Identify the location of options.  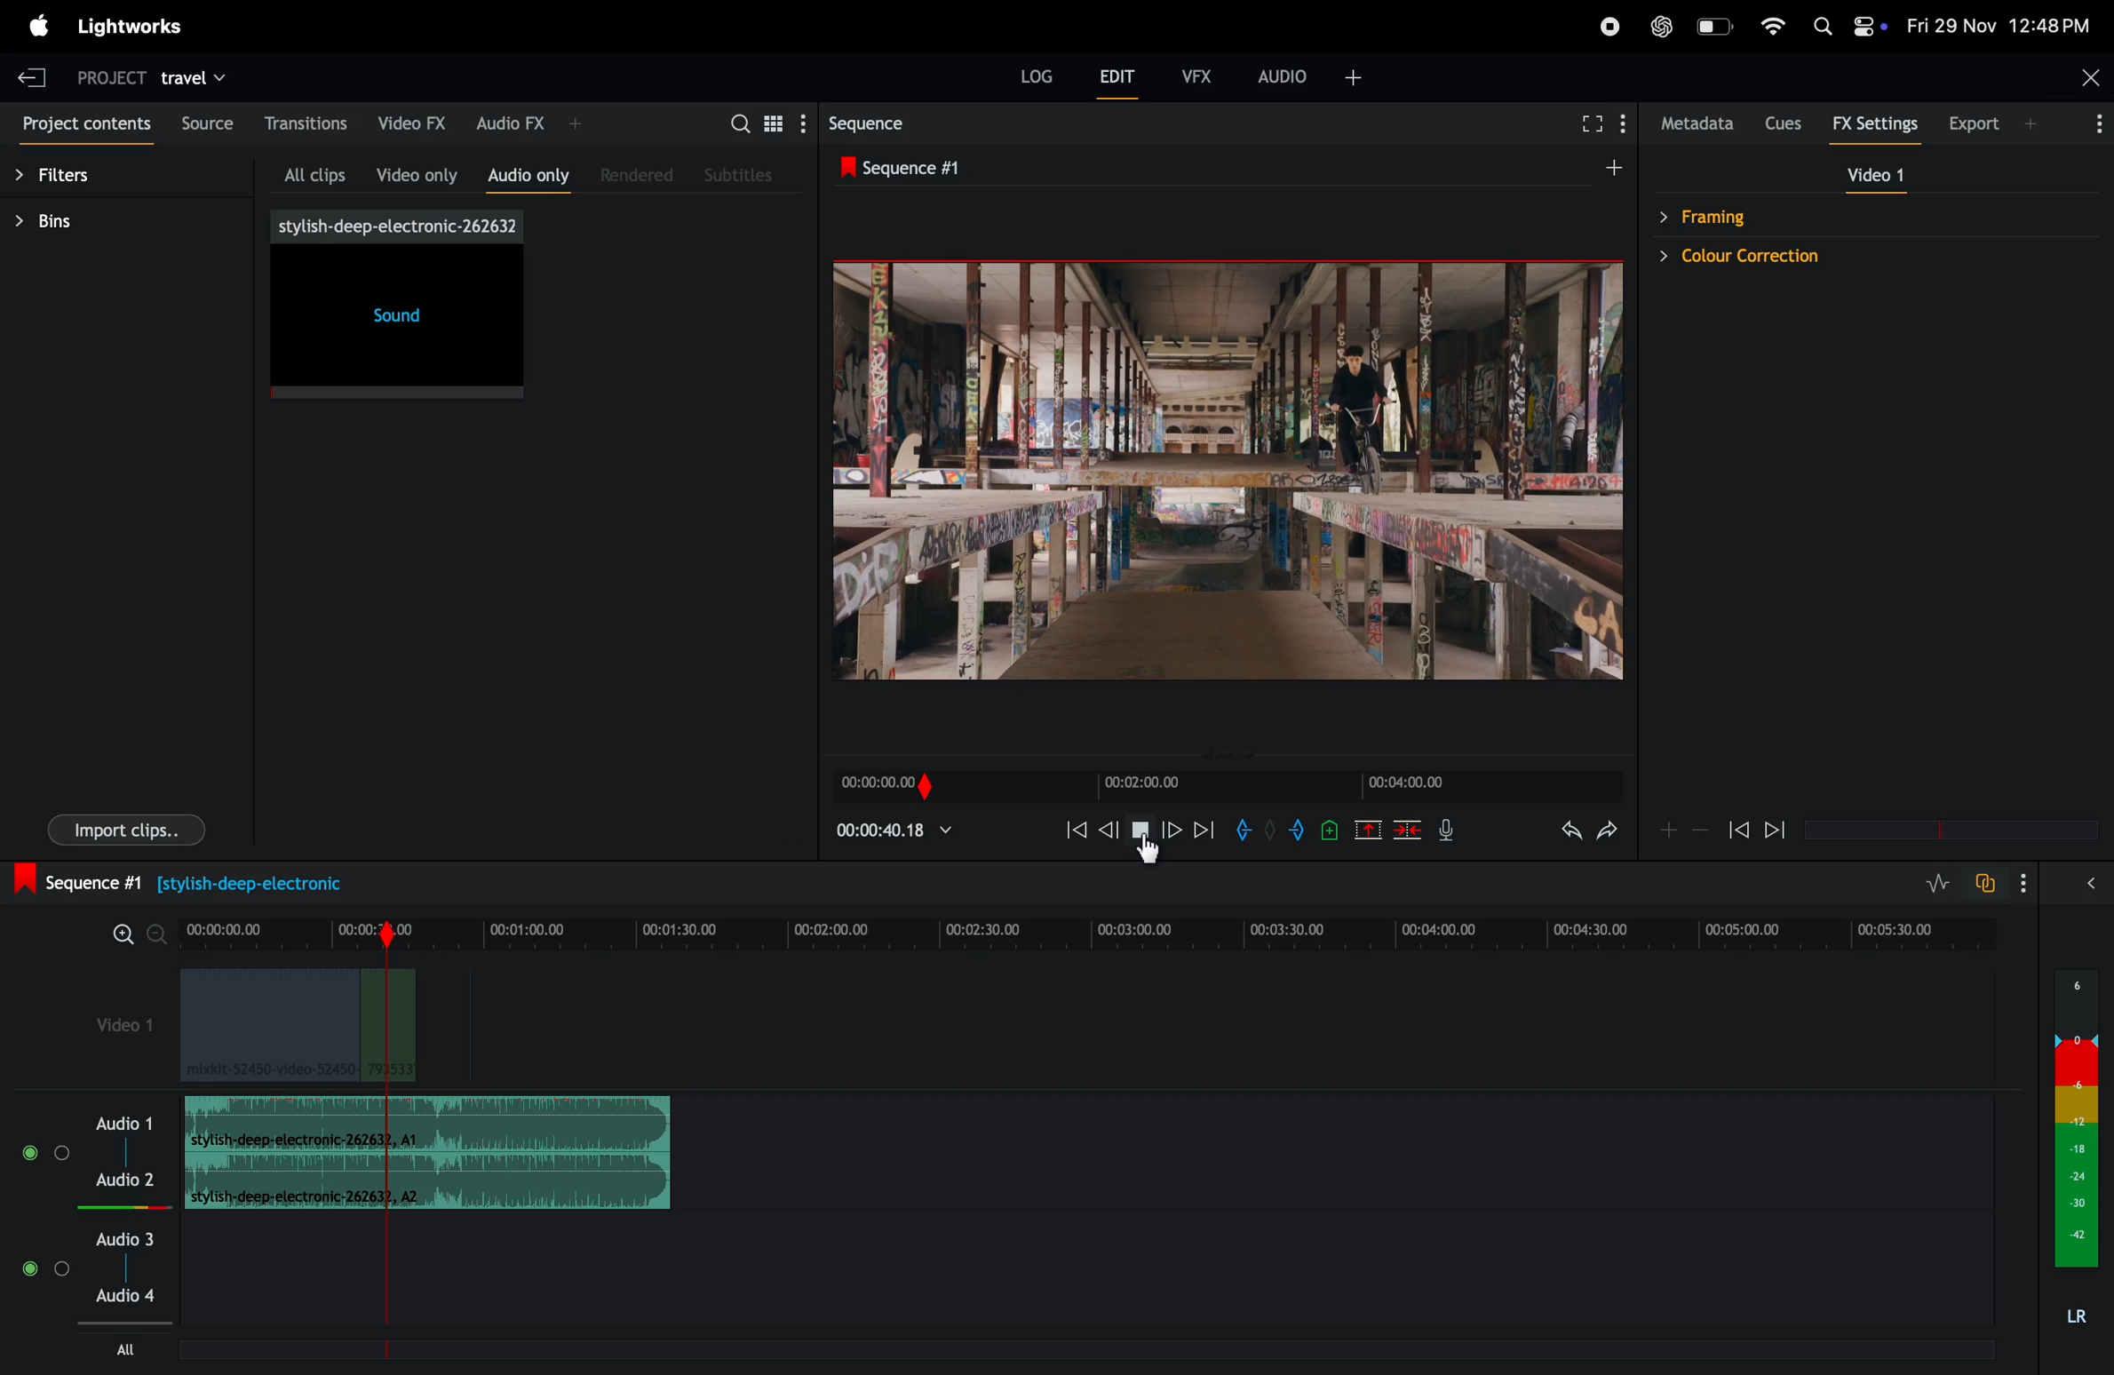
(2091, 126).